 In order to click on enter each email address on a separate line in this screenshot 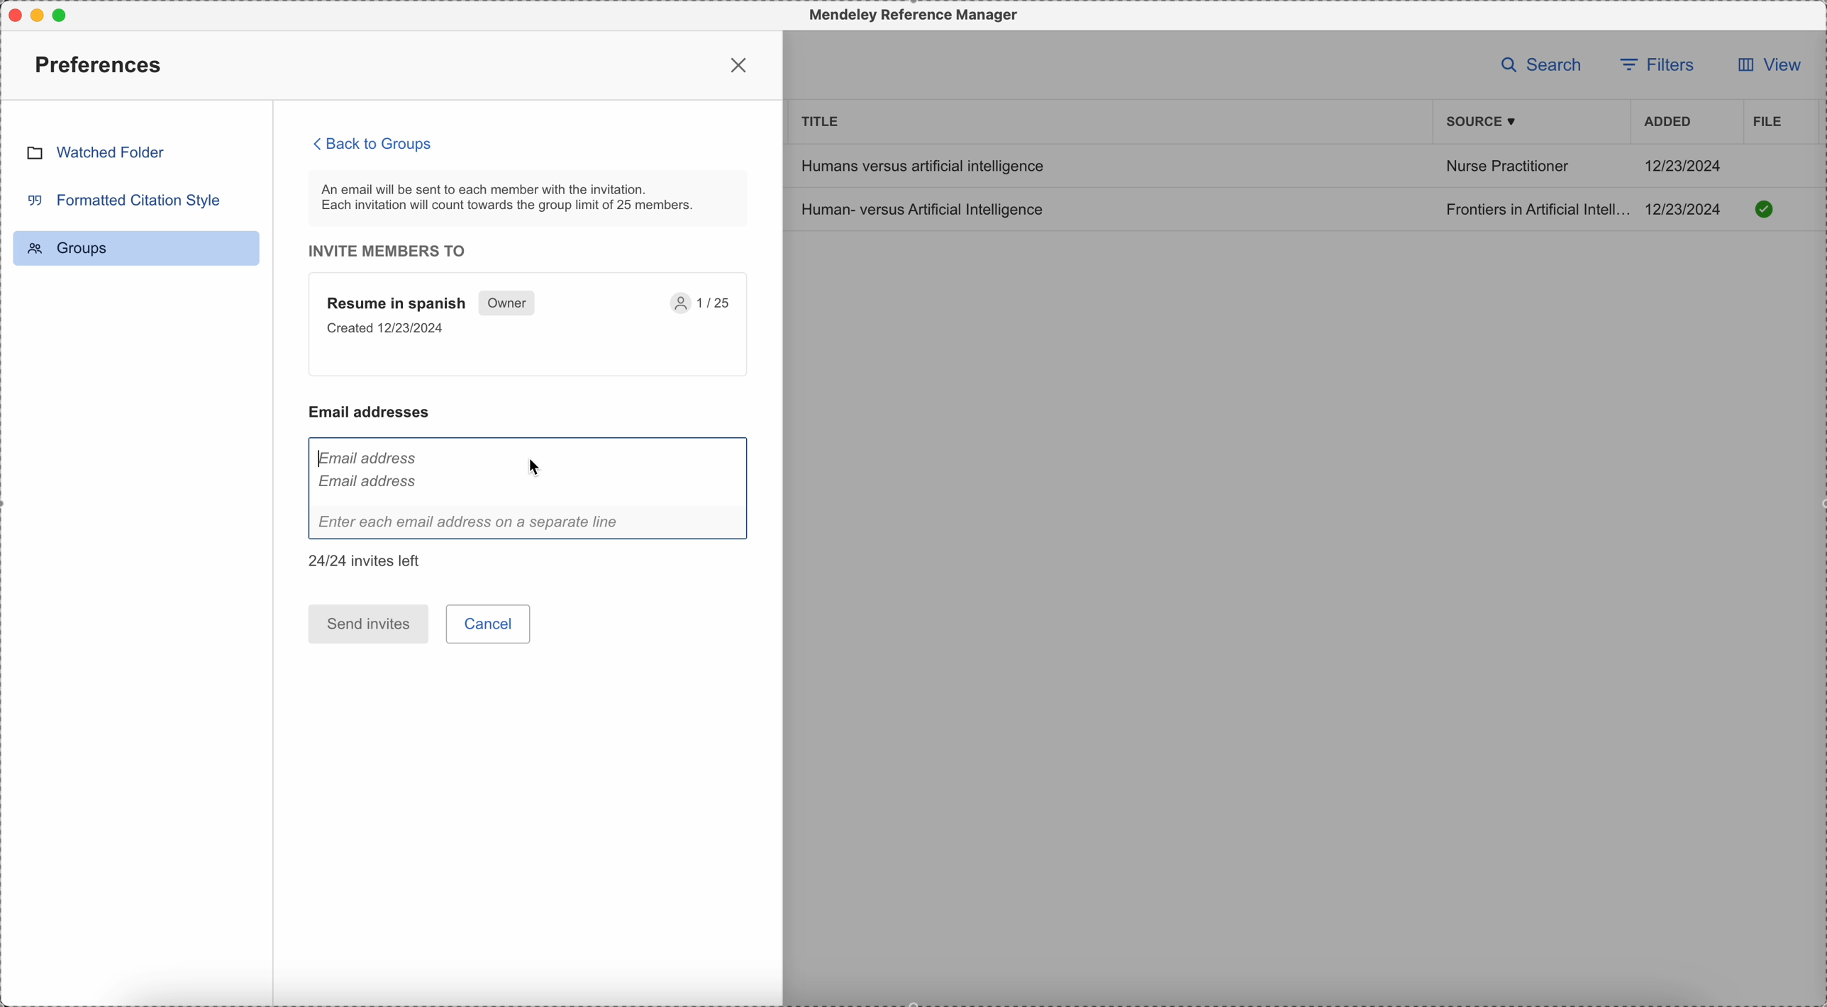, I will do `click(529, 525)`.